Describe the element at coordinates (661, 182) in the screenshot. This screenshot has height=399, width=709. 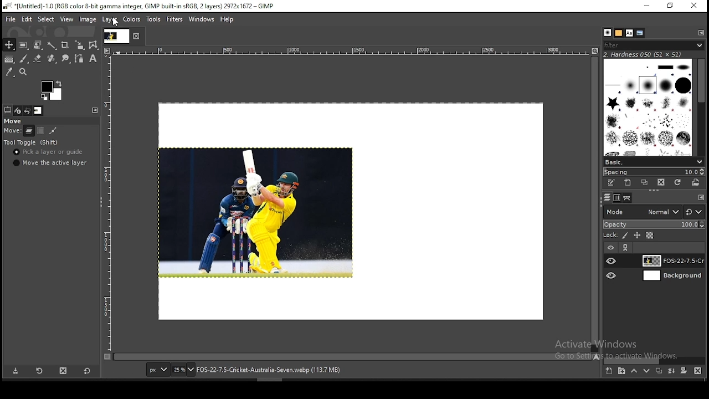
I see `delete brush` at that location.